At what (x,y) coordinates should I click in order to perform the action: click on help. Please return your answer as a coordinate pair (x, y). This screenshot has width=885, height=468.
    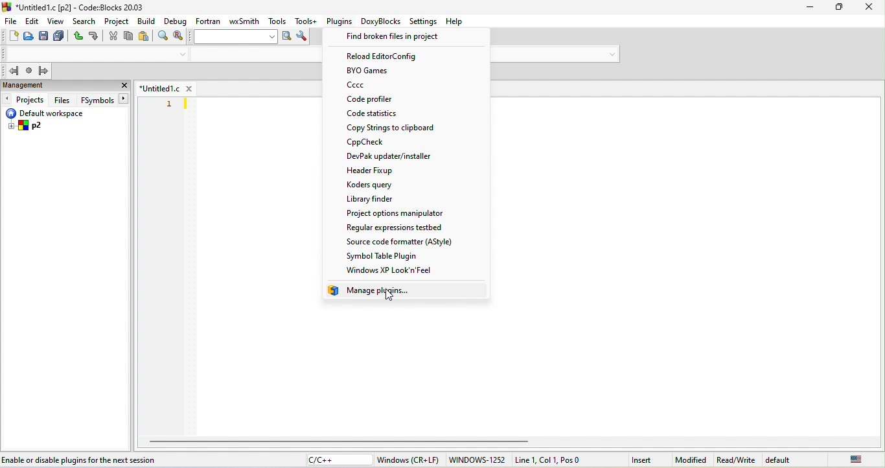
    Looking at the image, I should click on (454, 21).